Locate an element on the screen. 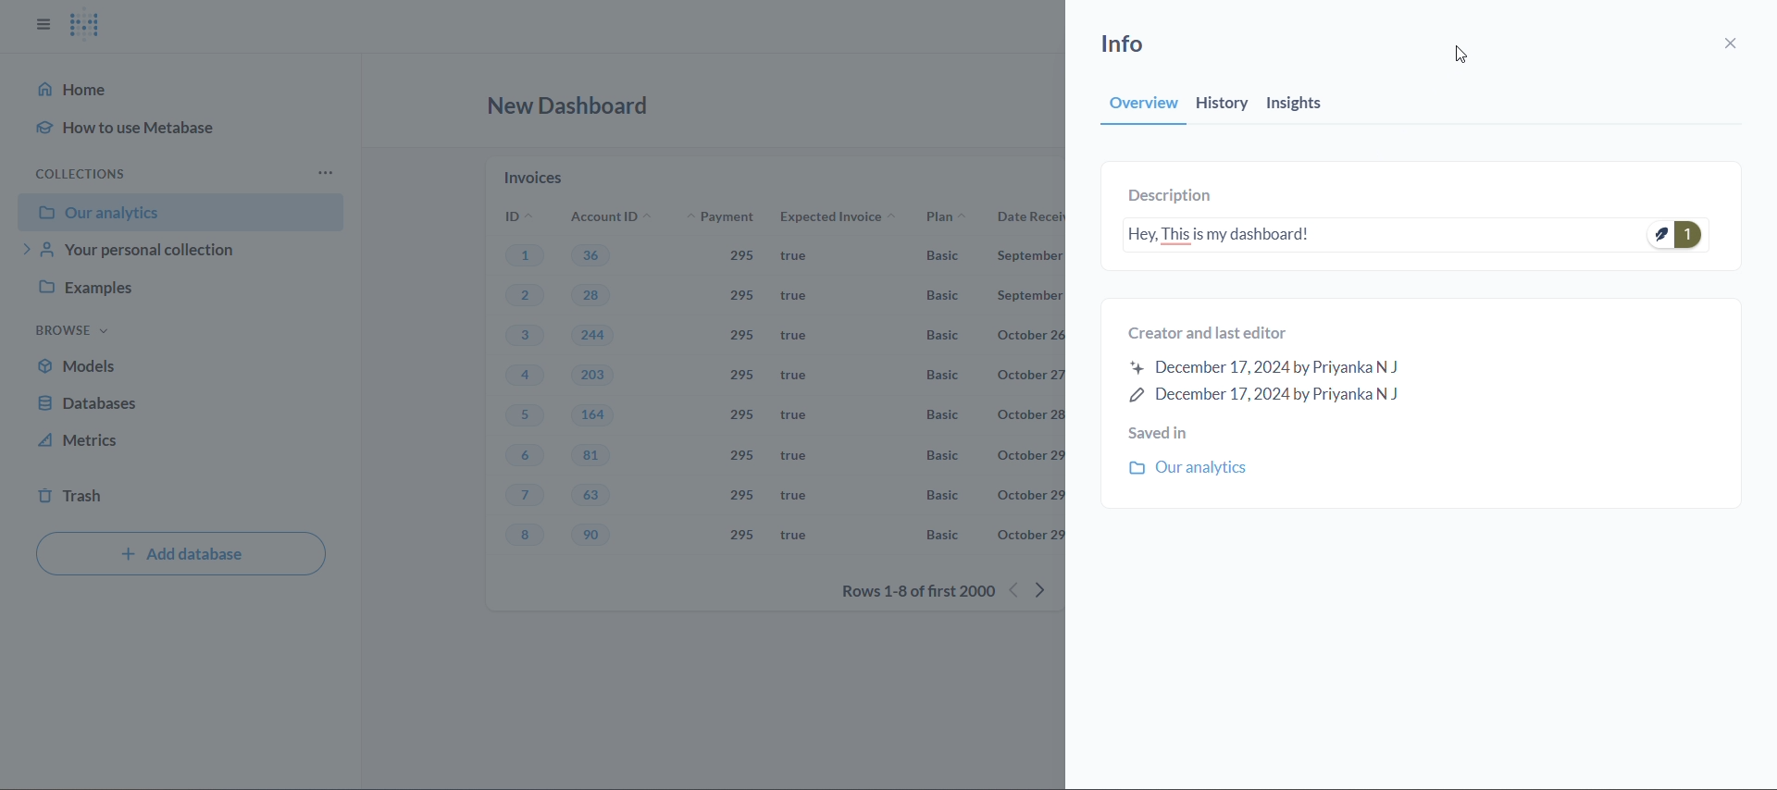  october 27 is located at coordinates (1030, 376).